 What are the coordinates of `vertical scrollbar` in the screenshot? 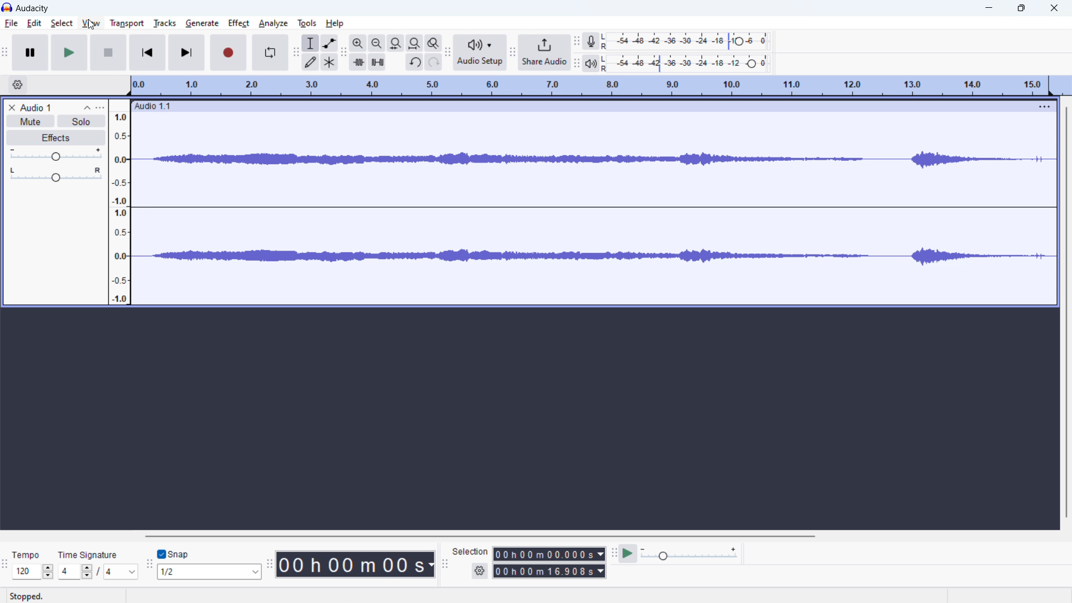 It's located at (1066, 314).